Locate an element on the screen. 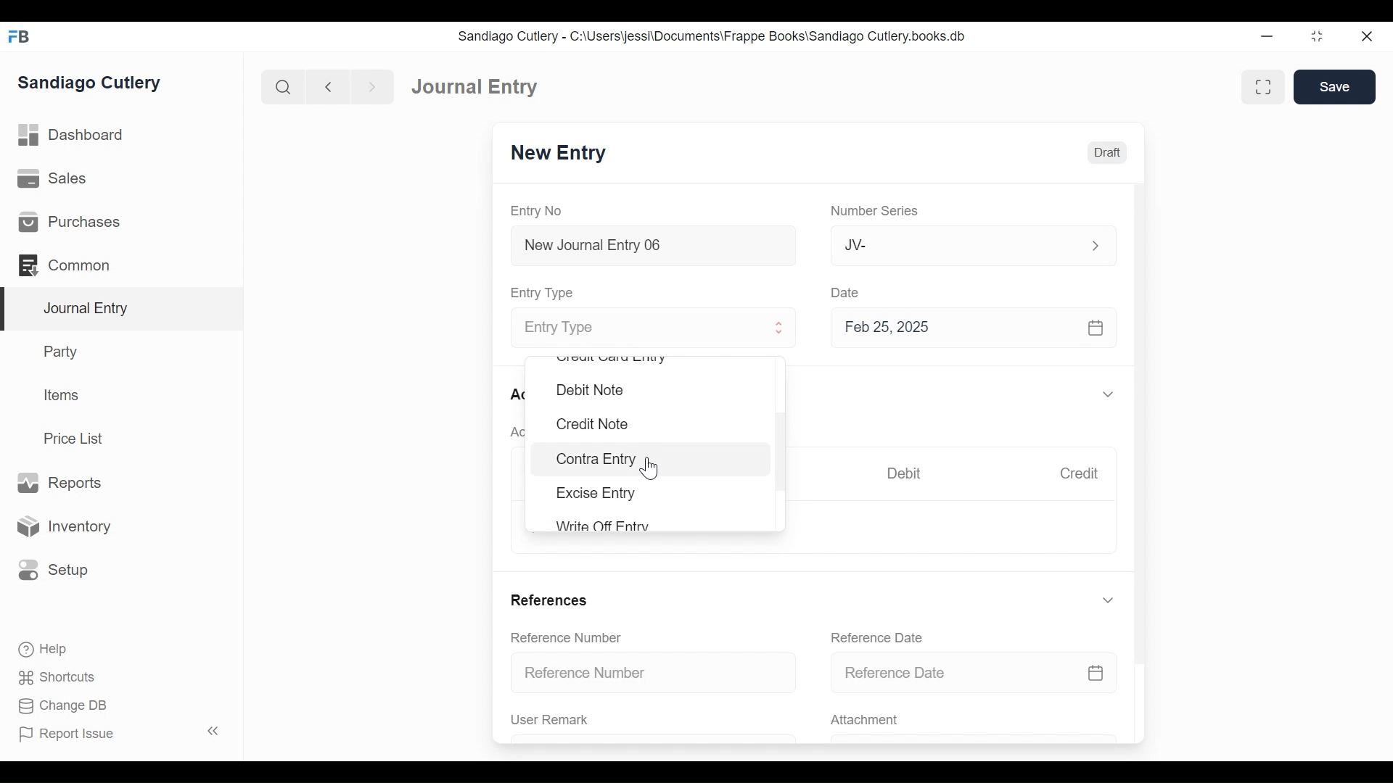 This screenshot has width=1393, height=783. Help is located at coordinates (41, 648).